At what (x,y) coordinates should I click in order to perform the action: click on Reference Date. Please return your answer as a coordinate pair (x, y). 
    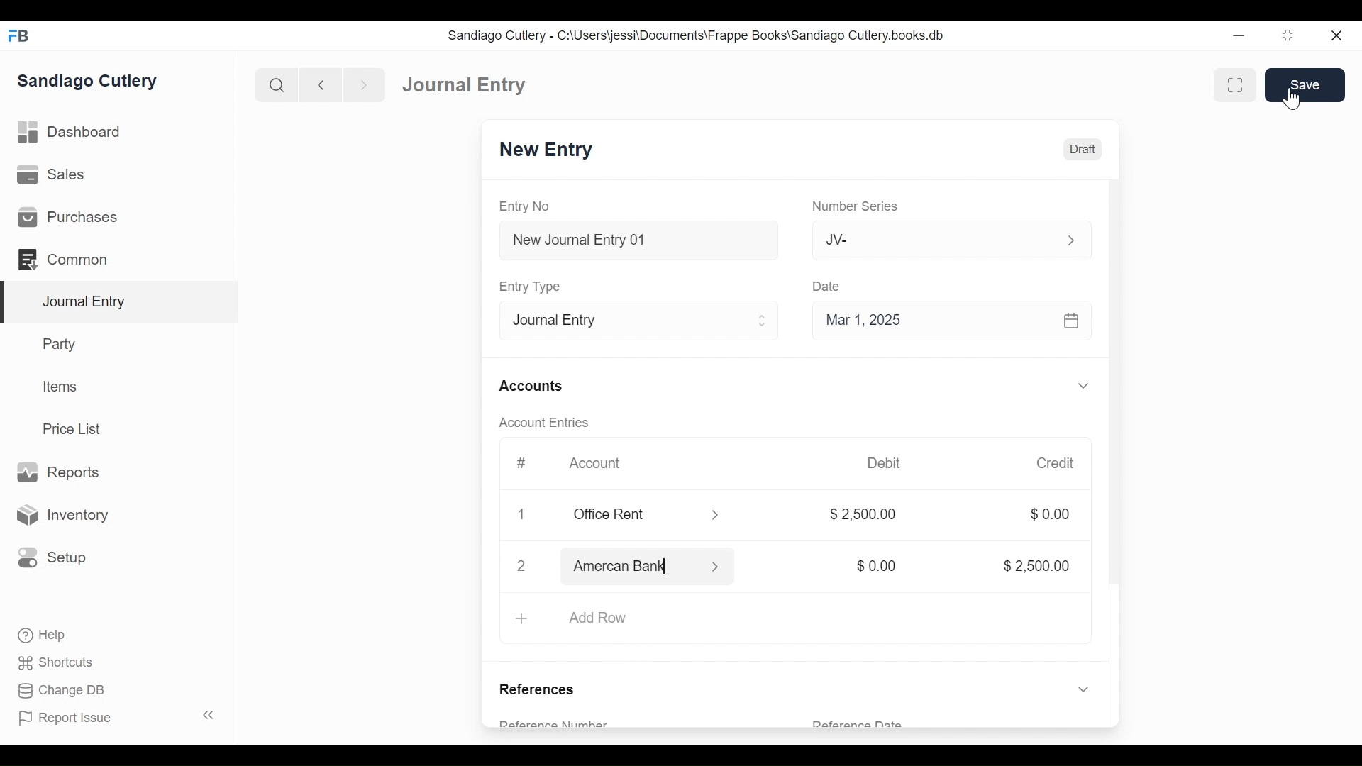
    Looking at the image, I should click on (858, 724).